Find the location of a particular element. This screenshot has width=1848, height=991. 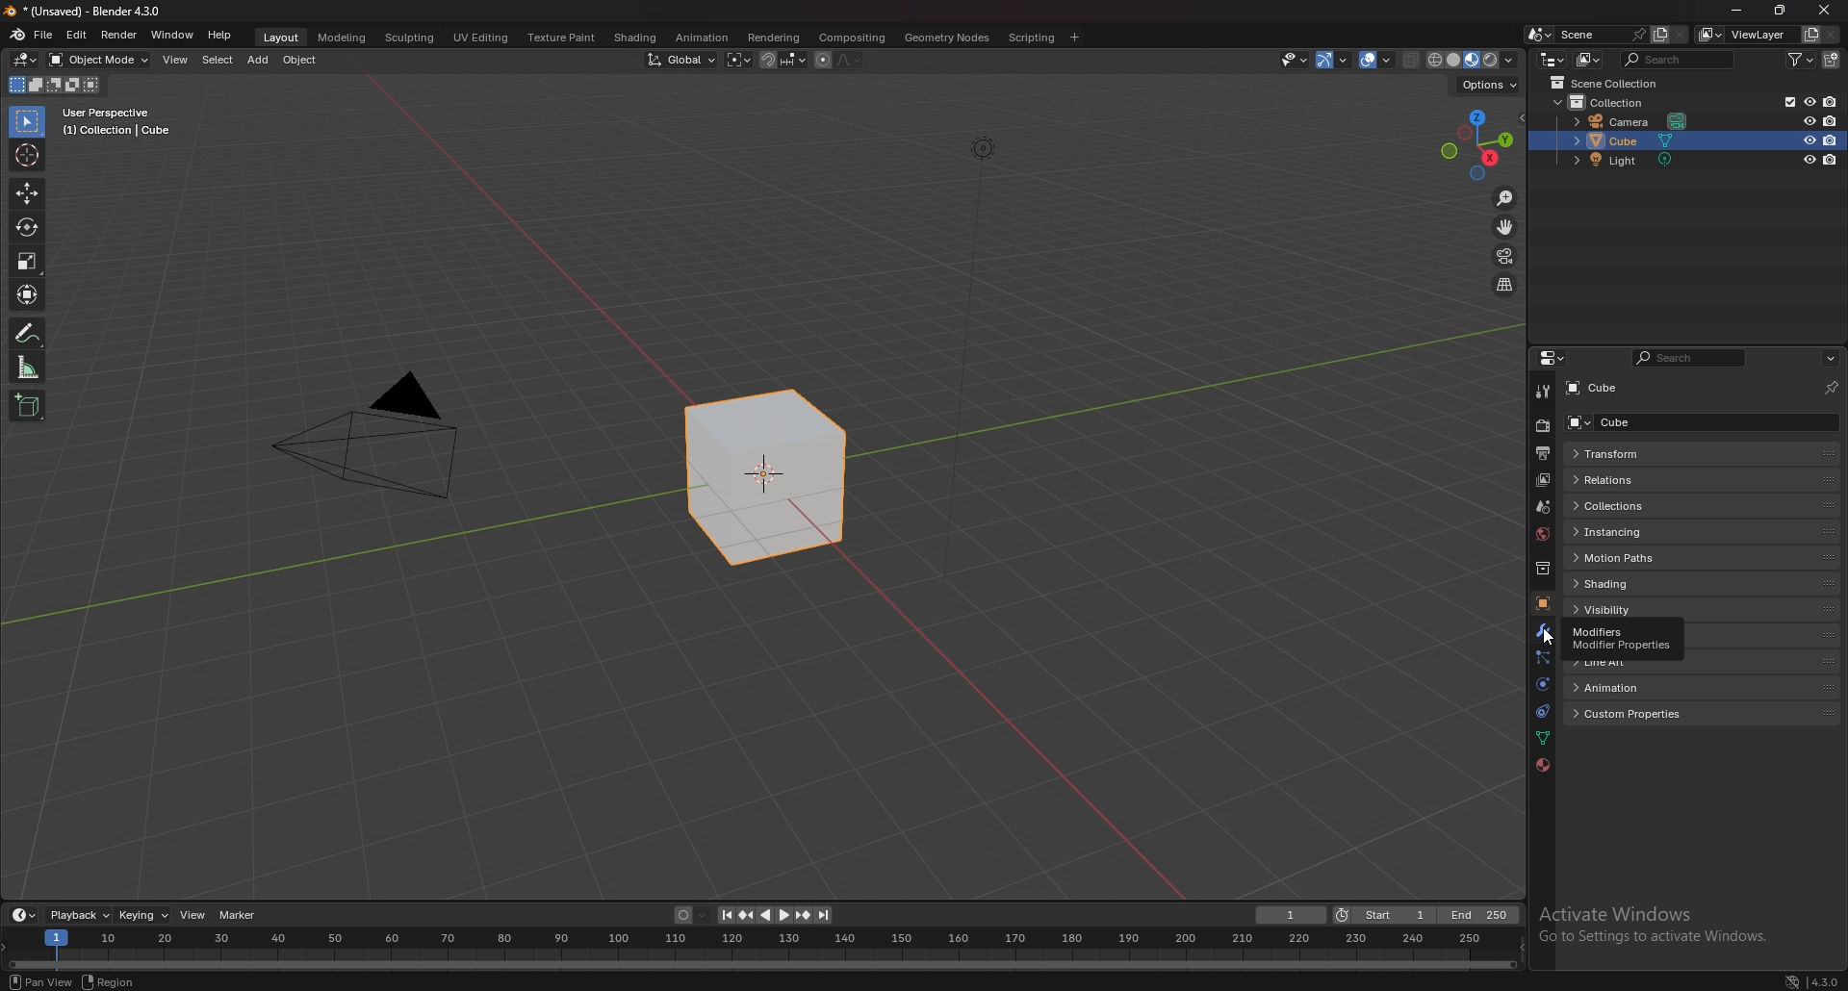

disable in renders is located at coordinates (1831, 121).